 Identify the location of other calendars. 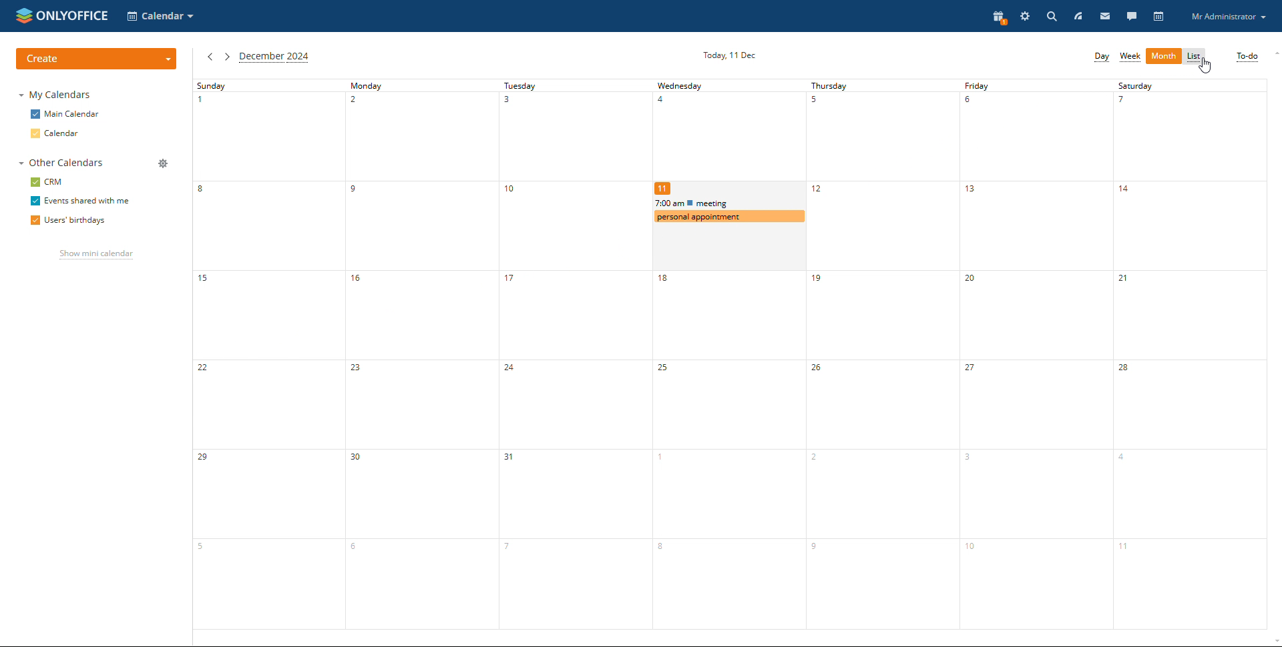
(63, 162).